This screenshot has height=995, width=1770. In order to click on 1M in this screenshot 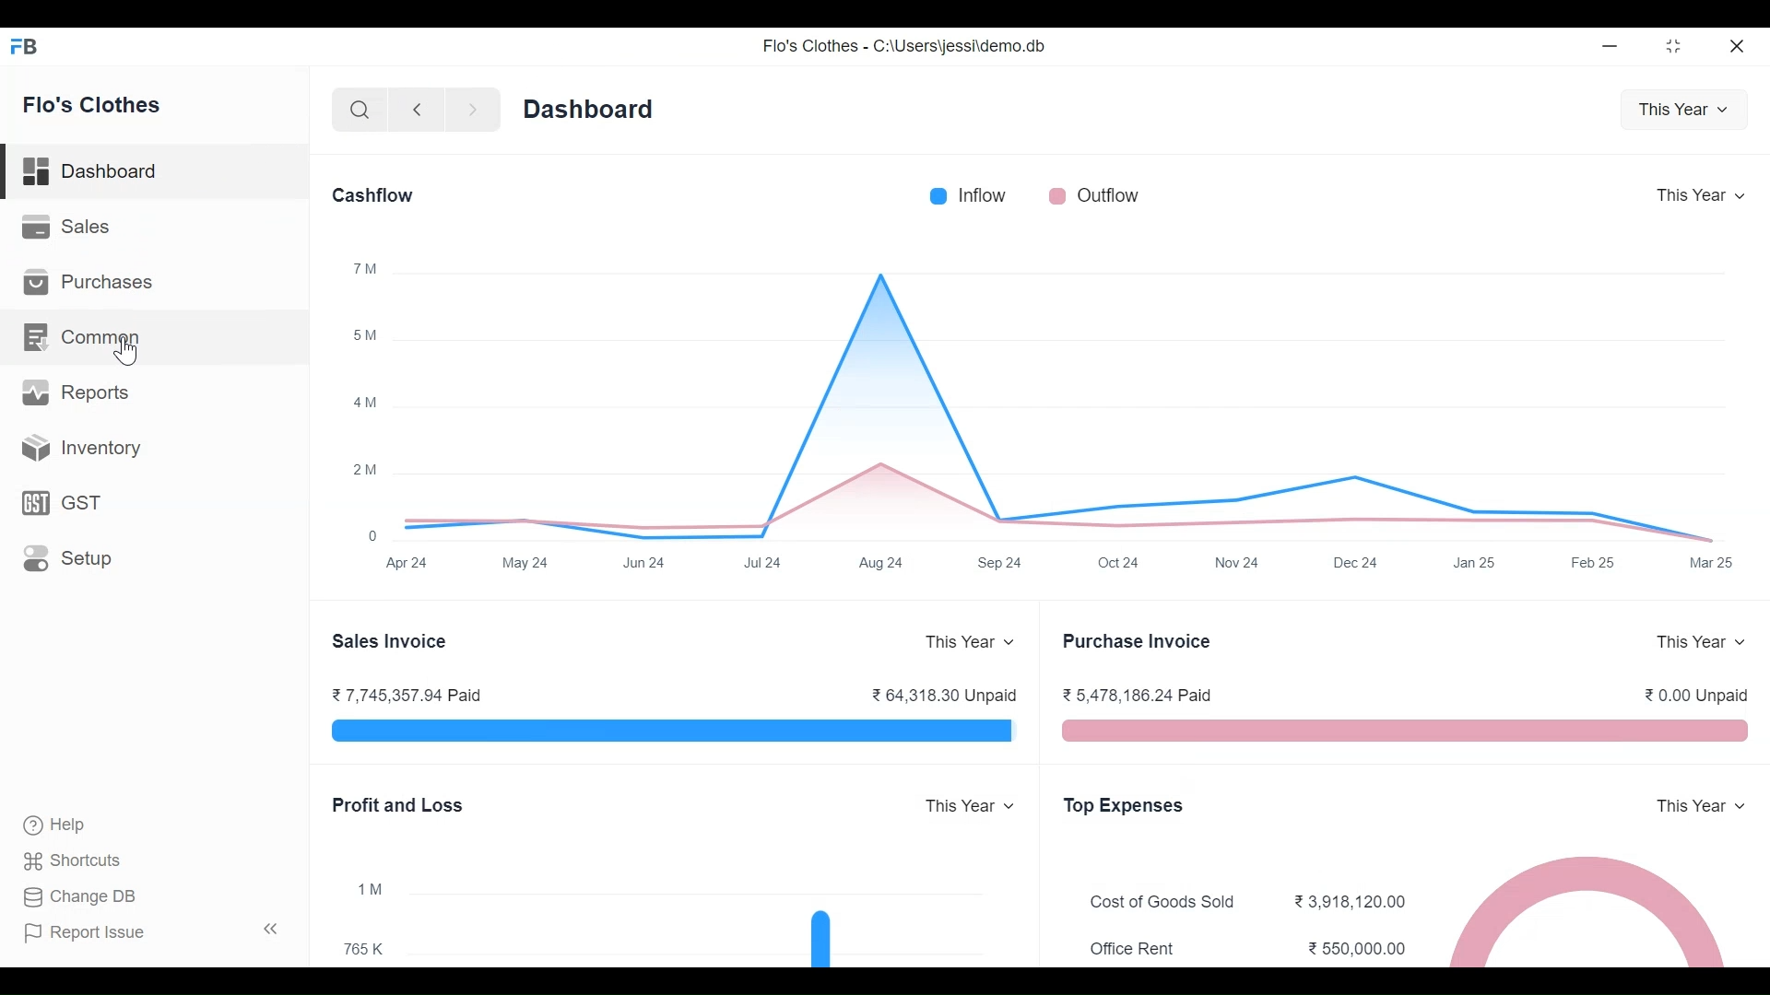, I will do `click(371, 889)`.